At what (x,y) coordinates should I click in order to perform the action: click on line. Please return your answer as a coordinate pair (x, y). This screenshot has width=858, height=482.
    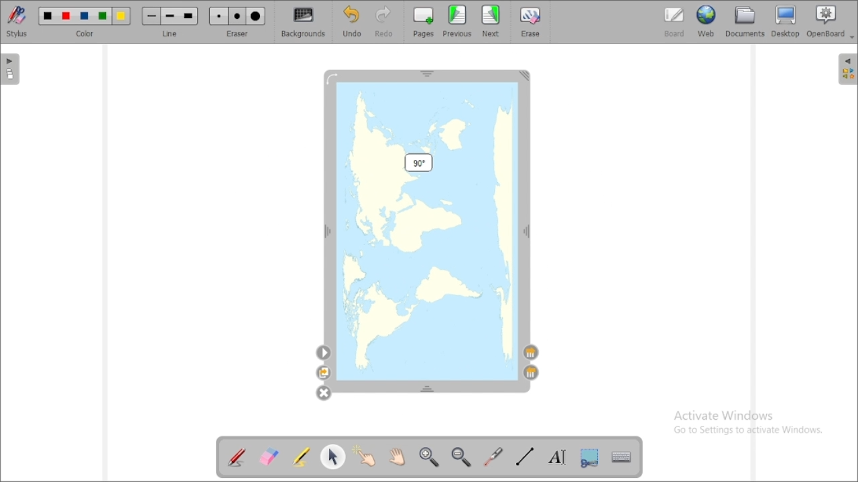
    Looking at the image, I should click on (170, 22).